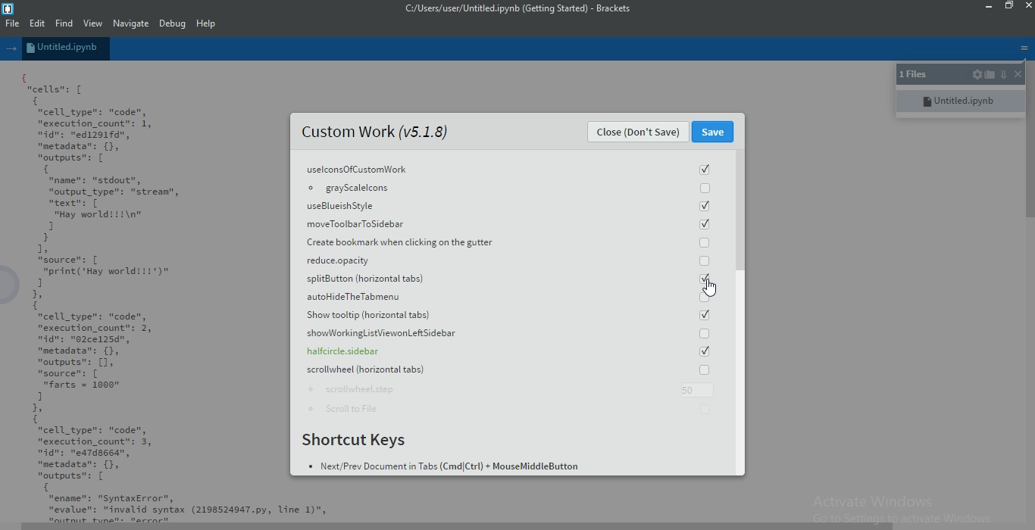  Describe the element at coordinates (634, 132) in the screenshot. I see `Close (Don't Save) ` at that location.